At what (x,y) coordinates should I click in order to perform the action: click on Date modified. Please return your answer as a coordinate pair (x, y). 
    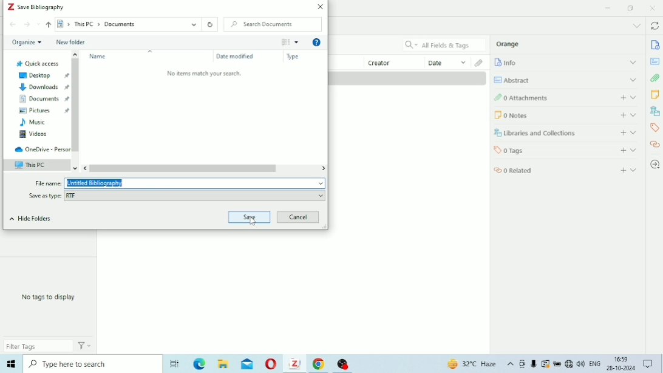
    Looking at the image, I should click on (236, 56).